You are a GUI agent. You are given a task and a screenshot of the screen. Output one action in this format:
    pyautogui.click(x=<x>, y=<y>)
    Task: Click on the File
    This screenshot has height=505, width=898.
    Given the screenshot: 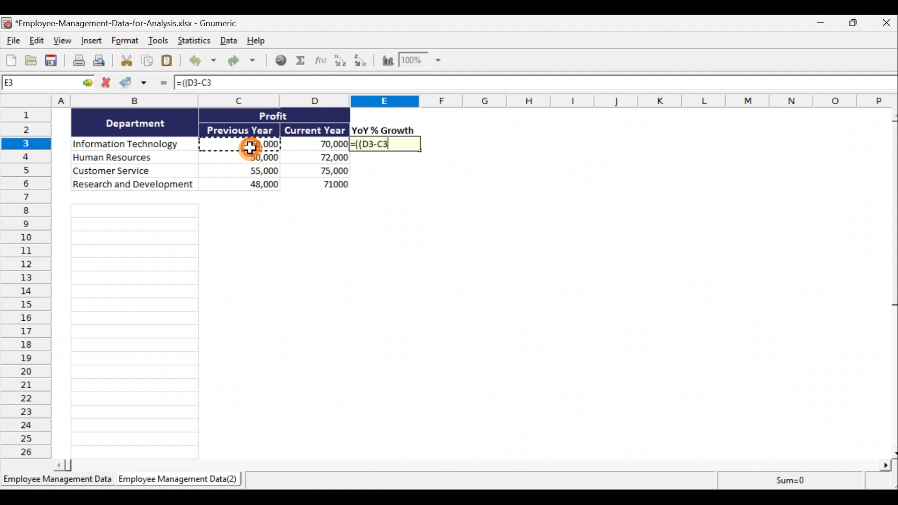 What is the action you would take?
    pyautogui.click(x=12, y=39)
    